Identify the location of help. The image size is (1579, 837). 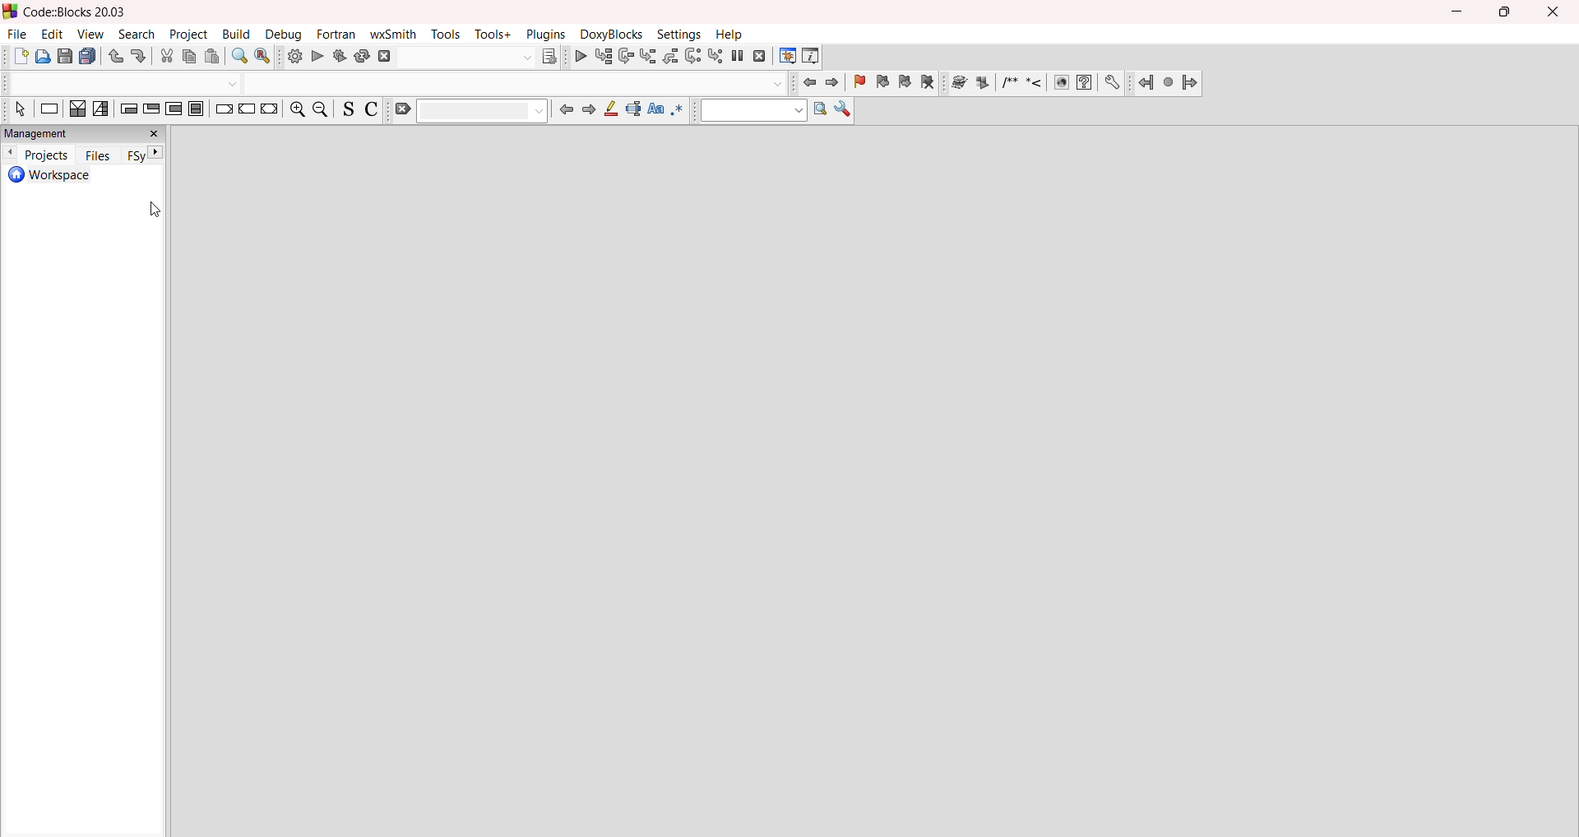
(729, 35).